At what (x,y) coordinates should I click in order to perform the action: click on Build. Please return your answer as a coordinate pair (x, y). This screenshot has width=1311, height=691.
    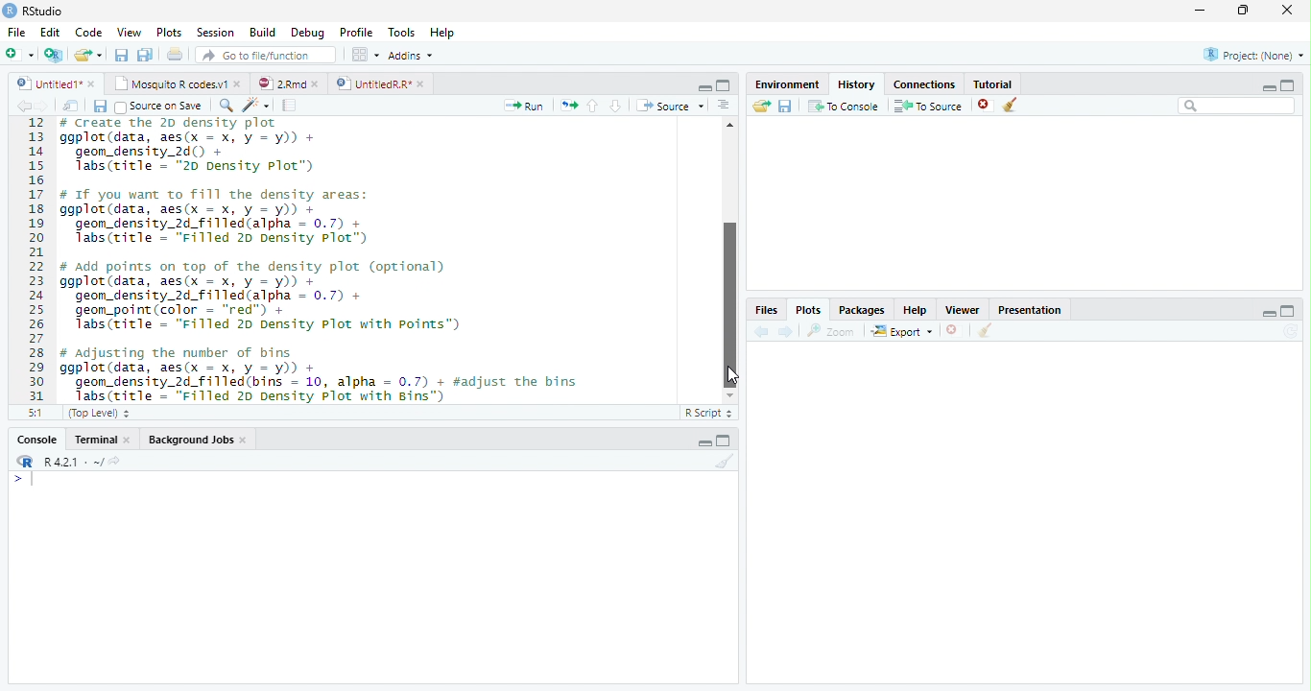
    Looking at the image, I should click on (262, 32).